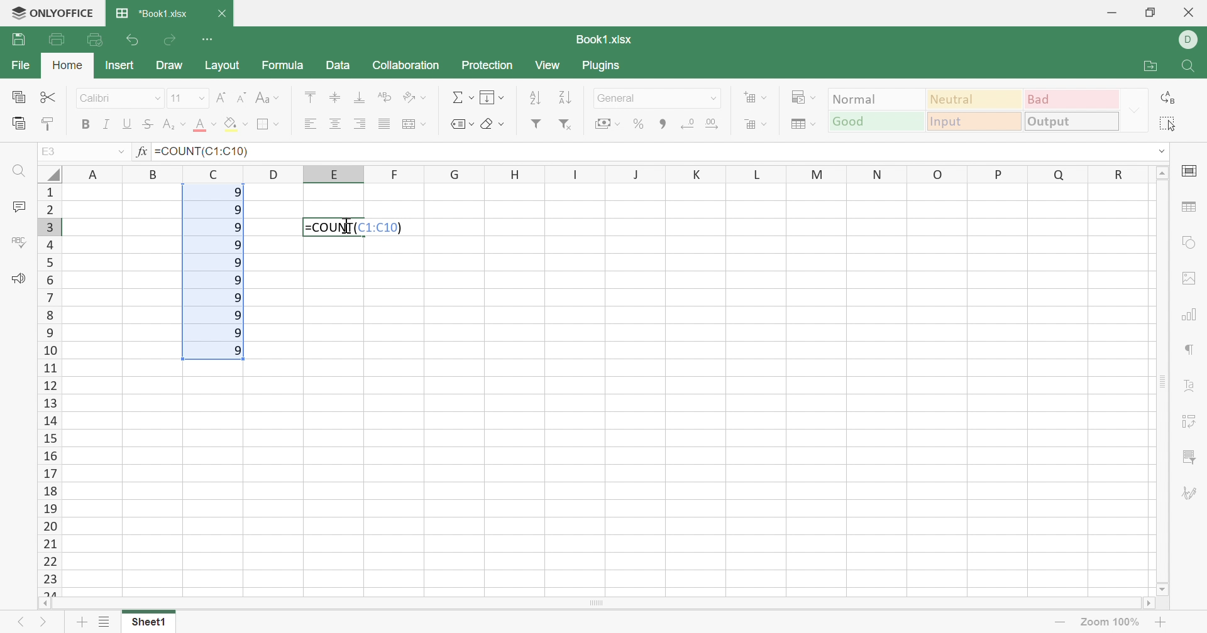  What do you see at coordinates (1190, 12) in the screenshot?
I see `Close` at bounding box center [1190, 12].